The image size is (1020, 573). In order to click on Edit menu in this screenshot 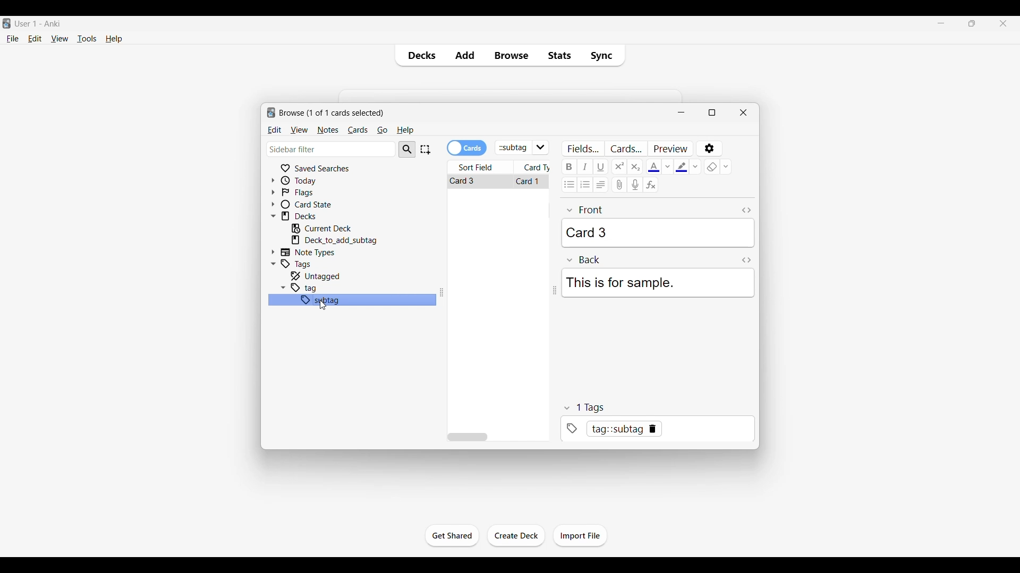, I will do `click(275, 131)`.